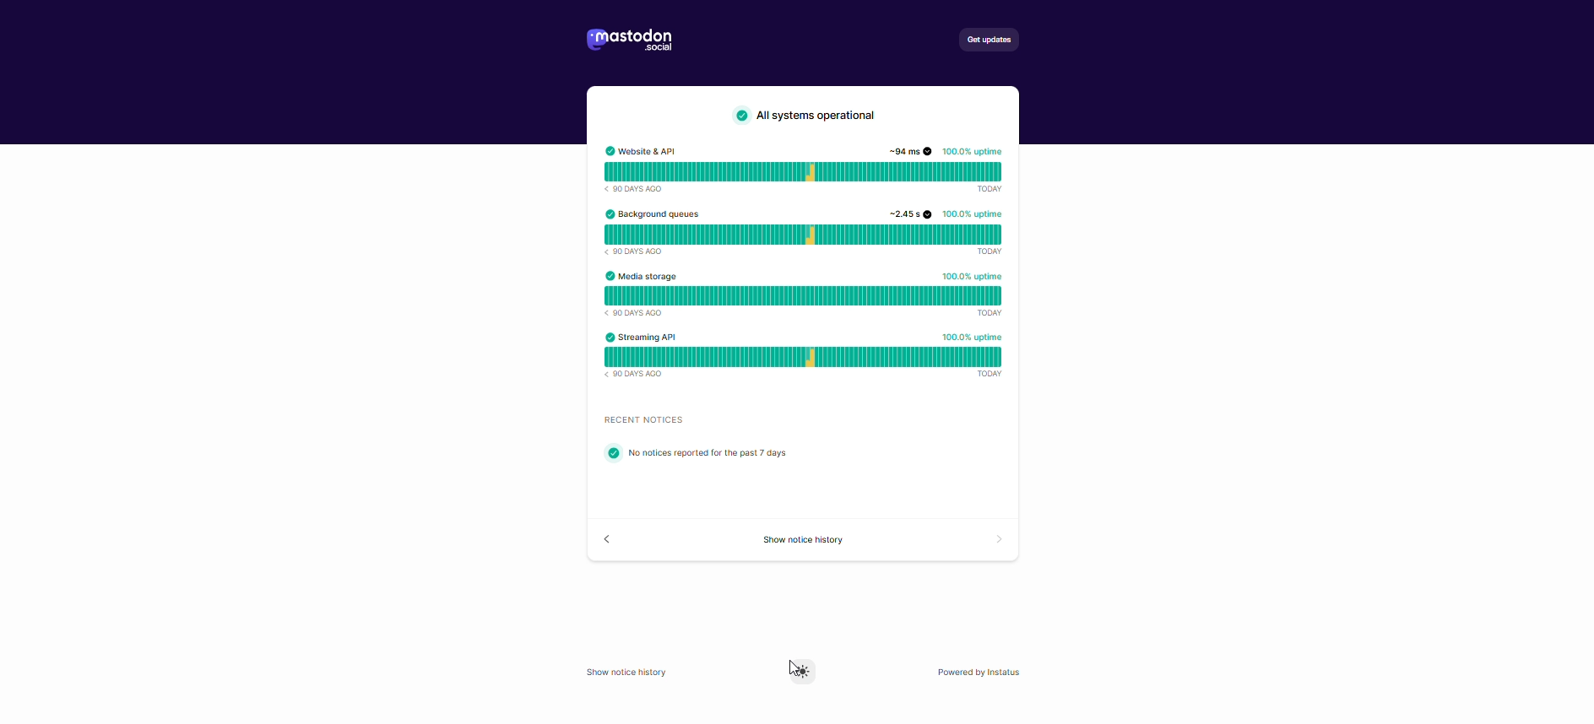  What do you see at coordinates (989, 542) in the screenshot?
I see `forward` at bounding box center [989, 542].